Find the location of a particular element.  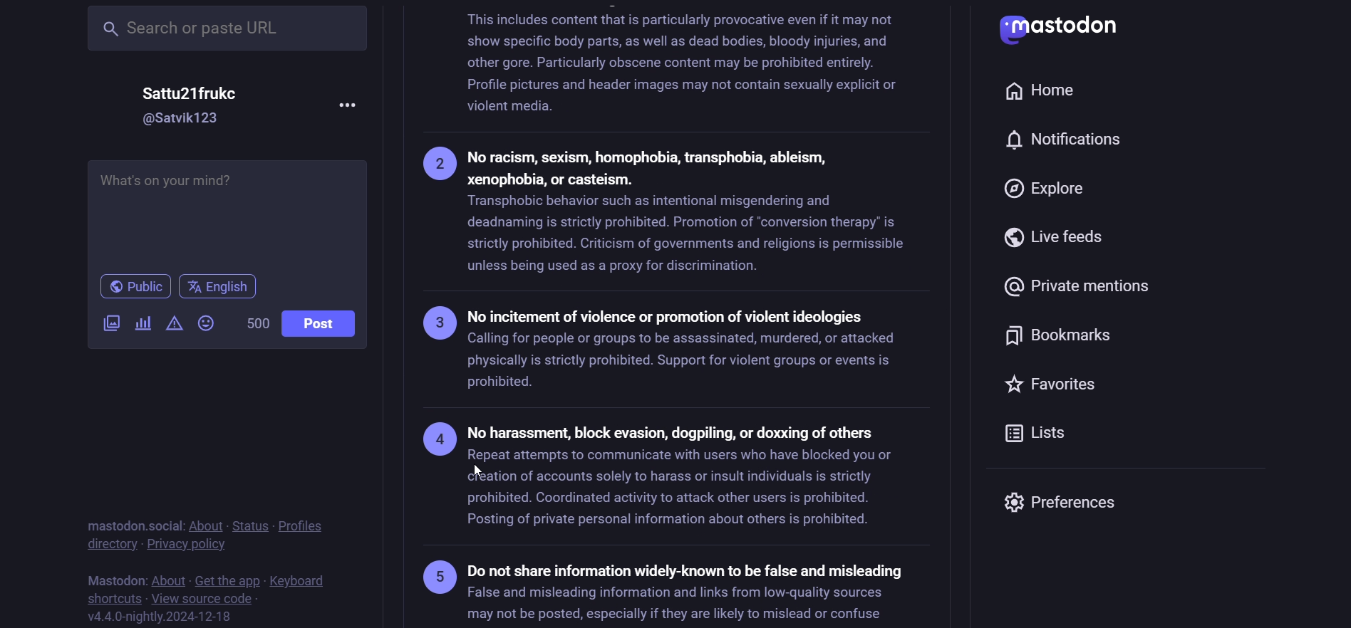

more is located at coordinates (348, 103).